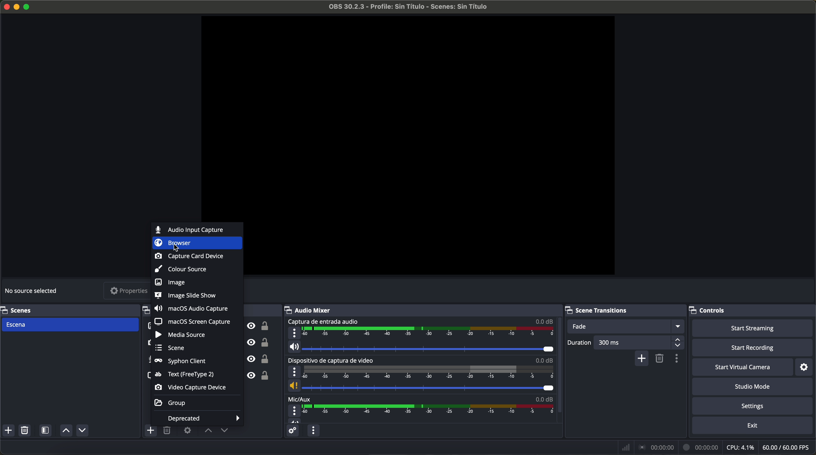 This screenshot has height=455, width=816. What do you see at coordinates (258, 348) in the screenshot?
I see `unlock/visible` at bounding box center [258, 348].